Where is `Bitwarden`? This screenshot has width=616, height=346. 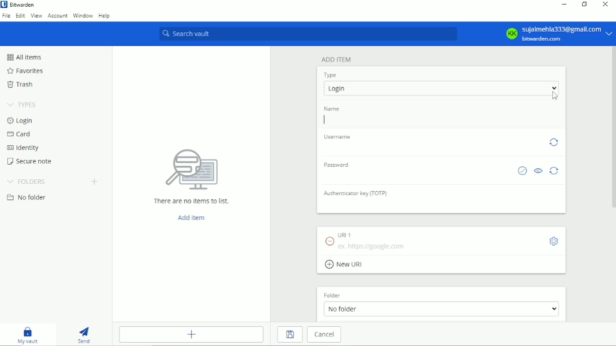
Bitwarden is located at coordinates (20, 5).